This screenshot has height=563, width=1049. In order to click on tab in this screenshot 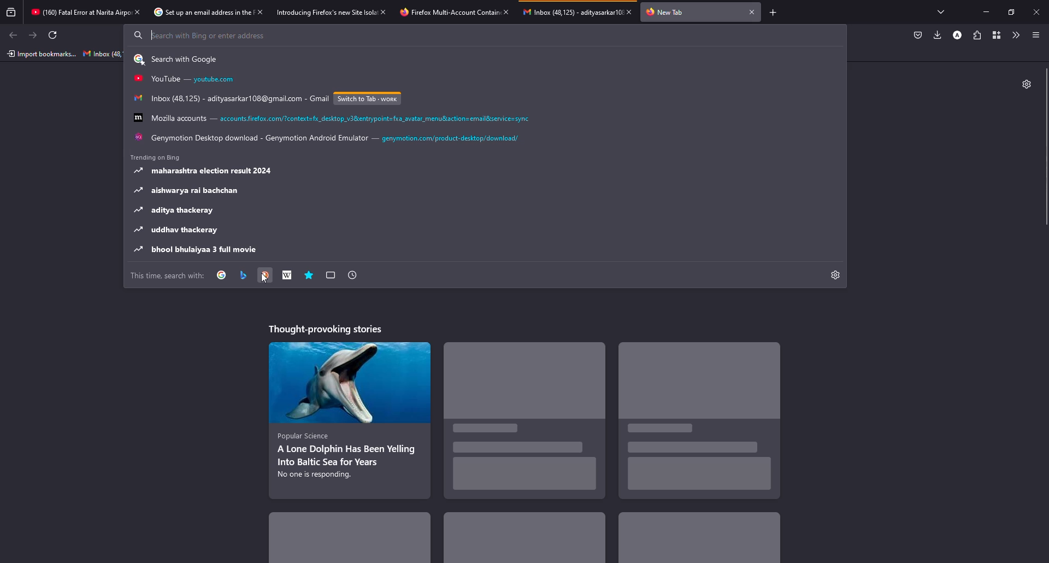, I will do `click(315, 11)`.